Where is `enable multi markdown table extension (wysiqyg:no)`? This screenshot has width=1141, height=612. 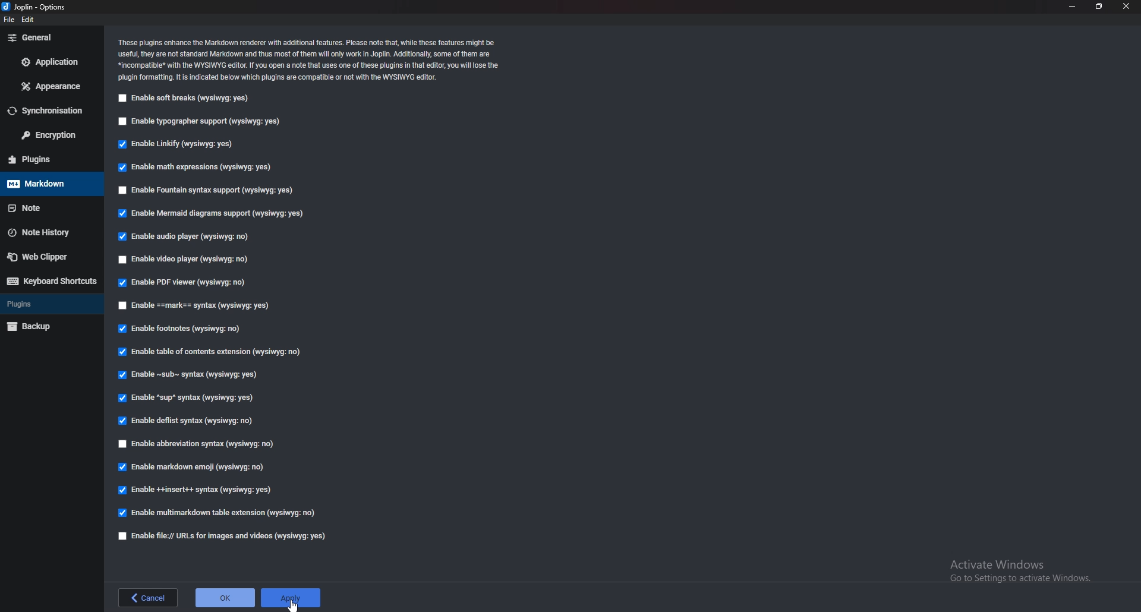
enable multi markdown table extension (wysiqyg:no) is located at coordinates (219, 513).